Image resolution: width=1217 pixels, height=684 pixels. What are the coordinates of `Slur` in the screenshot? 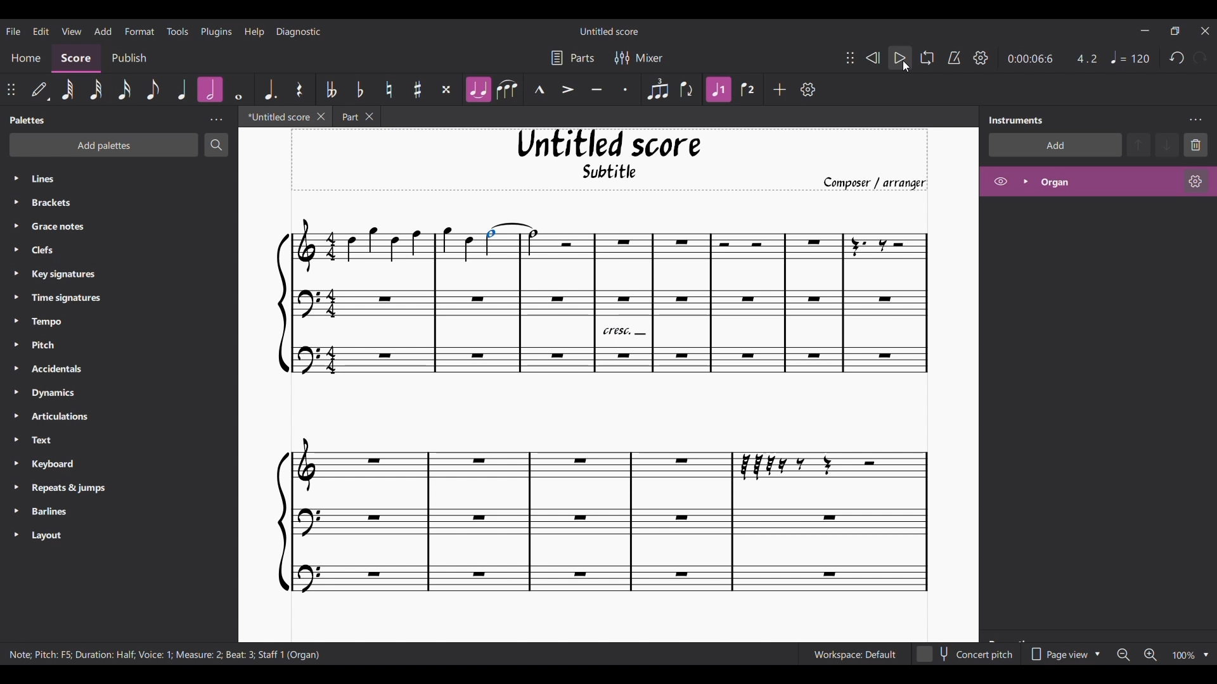 It's located at (507, 89).